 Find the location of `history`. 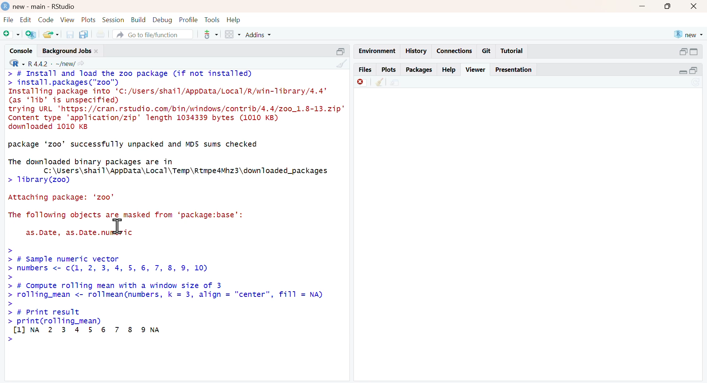

history is located at coordinates (415, 52).